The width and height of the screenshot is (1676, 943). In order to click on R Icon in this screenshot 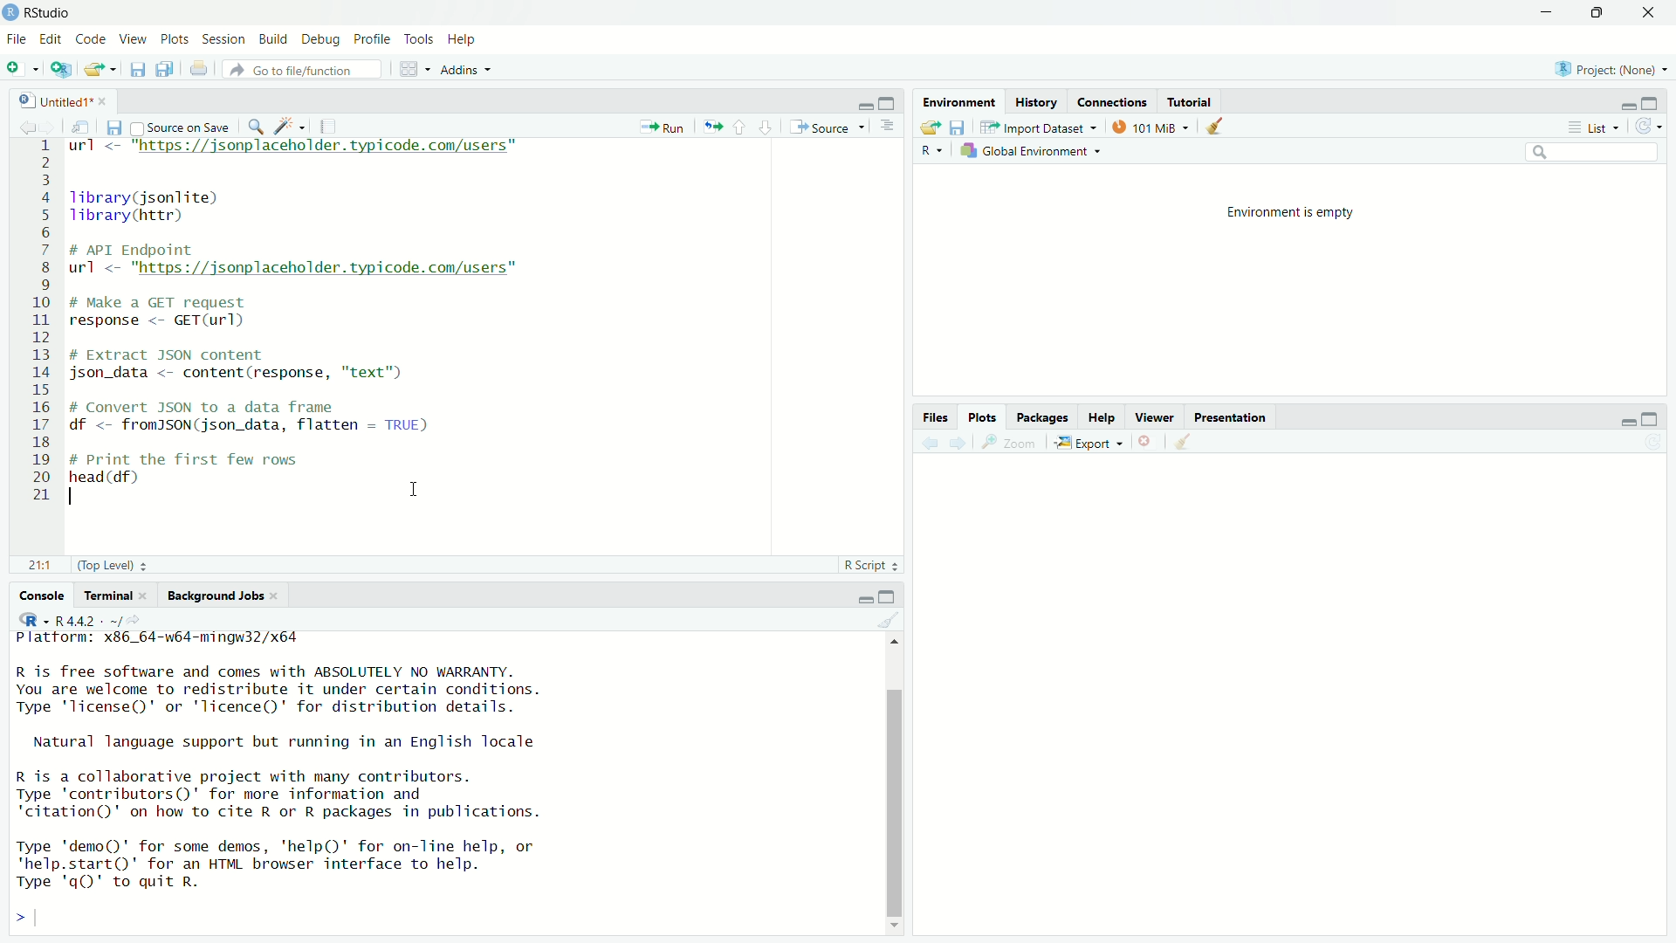, I will do `click(34, 619)`.